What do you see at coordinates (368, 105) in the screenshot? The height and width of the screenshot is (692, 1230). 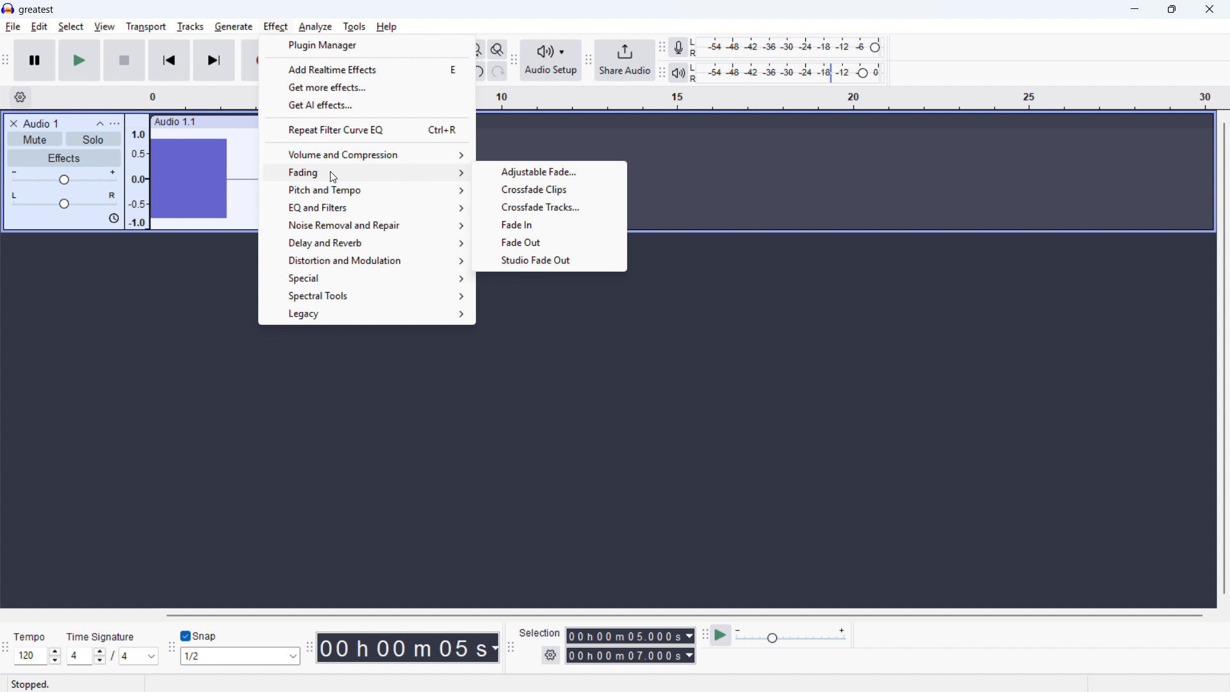 I see `Get AI effects ` at bounding box center [368, 105].